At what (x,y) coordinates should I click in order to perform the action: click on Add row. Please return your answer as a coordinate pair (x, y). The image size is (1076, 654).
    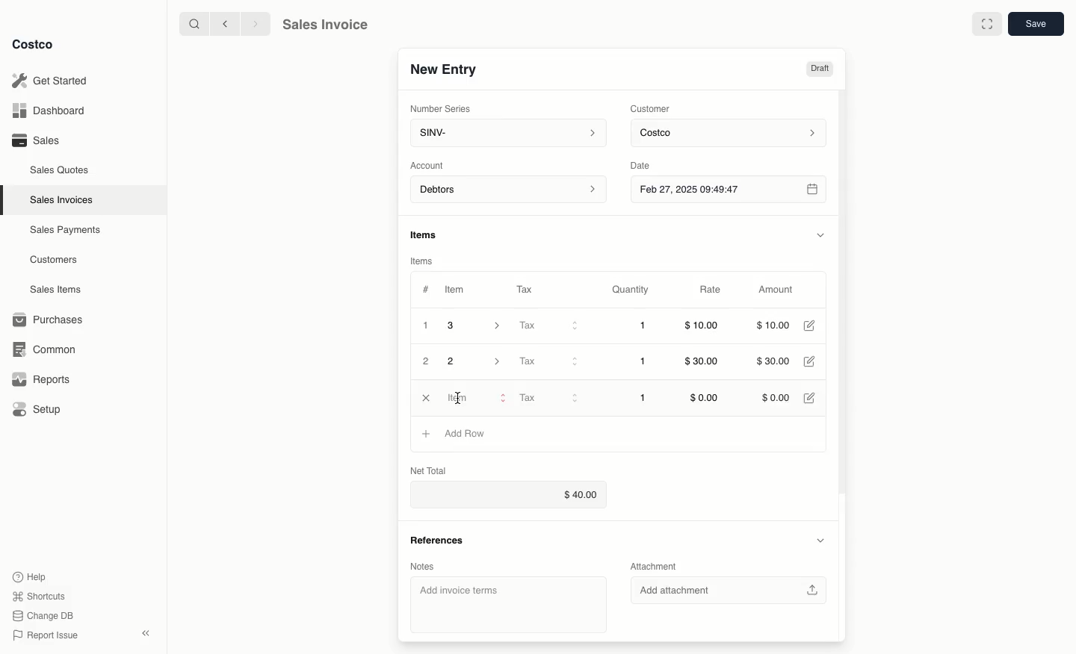
    Looking at the image, I should click on (465, 433).